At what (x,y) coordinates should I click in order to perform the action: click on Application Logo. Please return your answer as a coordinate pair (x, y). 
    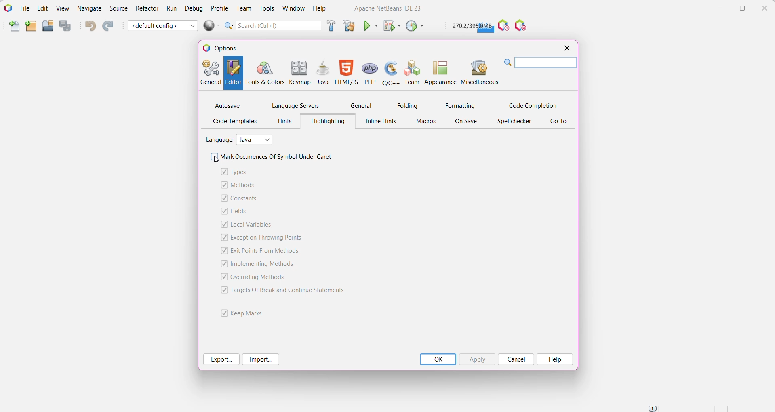
    Looking at the image, I should click on (7, 8).